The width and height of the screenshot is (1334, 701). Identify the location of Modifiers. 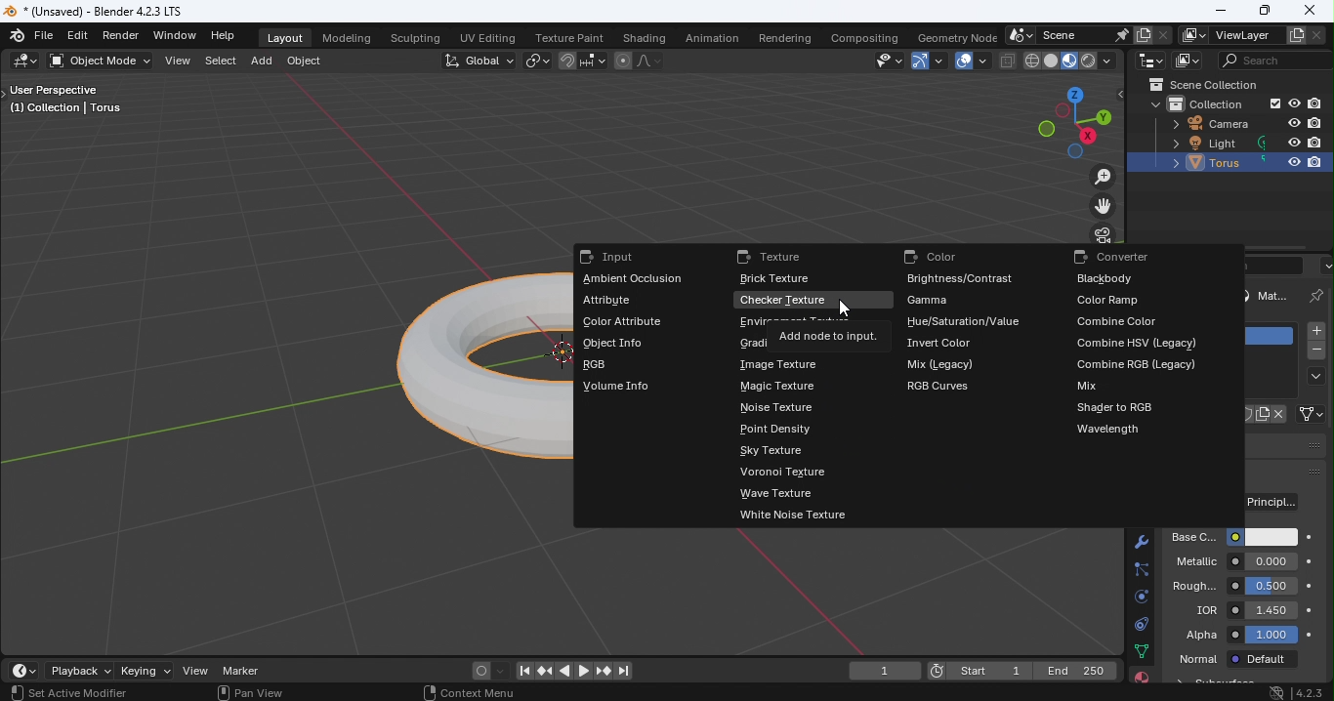
(1143, 542).